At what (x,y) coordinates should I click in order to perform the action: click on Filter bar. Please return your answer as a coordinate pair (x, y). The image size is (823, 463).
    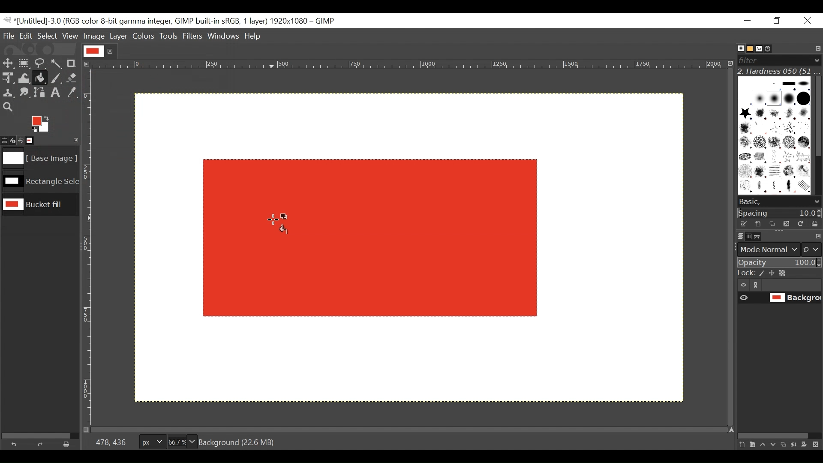
    Looking at the image, I should click on (778, 60).